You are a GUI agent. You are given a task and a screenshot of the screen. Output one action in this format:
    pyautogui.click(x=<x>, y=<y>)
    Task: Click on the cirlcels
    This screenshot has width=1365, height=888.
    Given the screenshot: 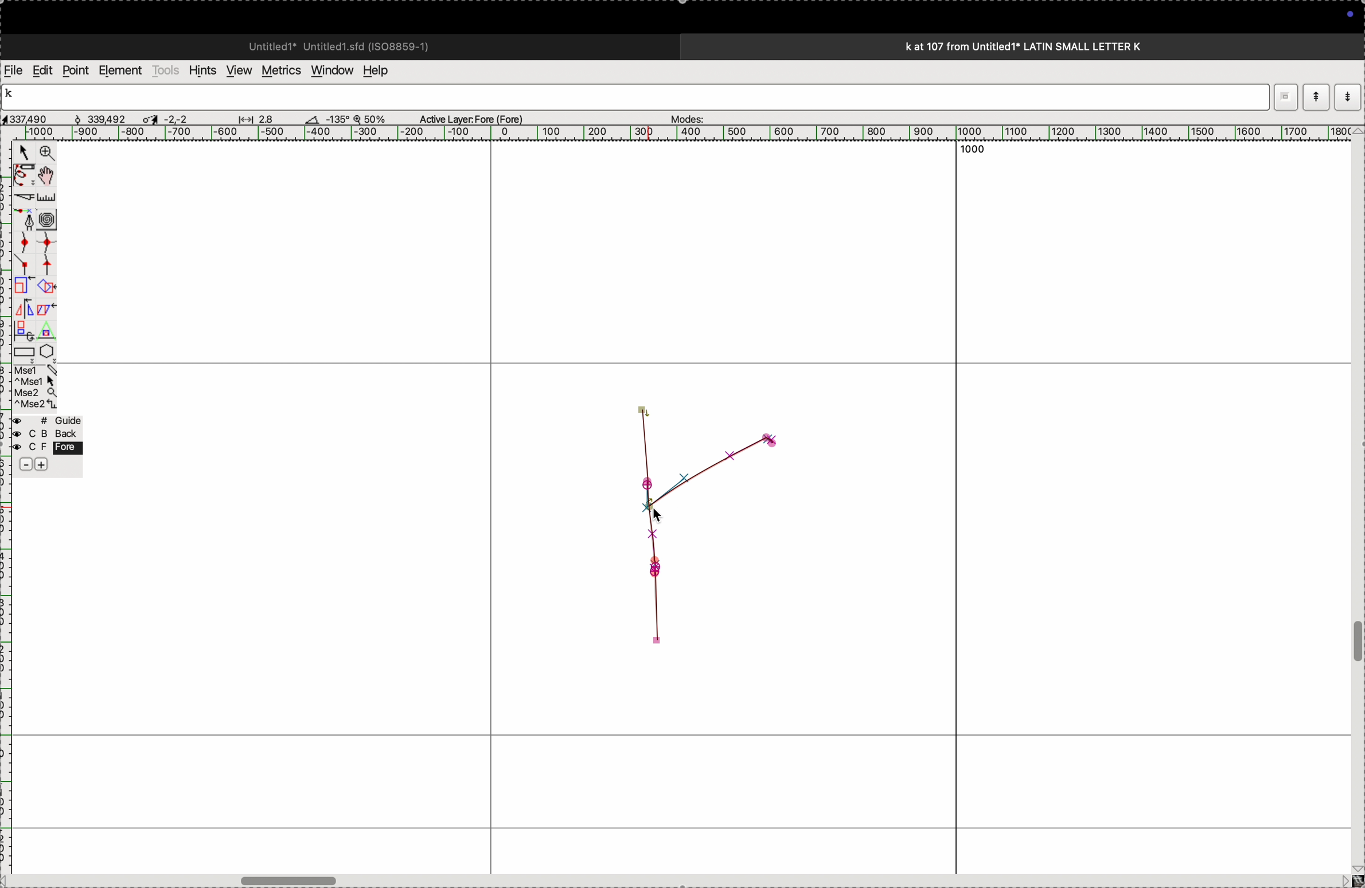 What is the action you would take?
    pyautogui.click(x=58, y=218)
    